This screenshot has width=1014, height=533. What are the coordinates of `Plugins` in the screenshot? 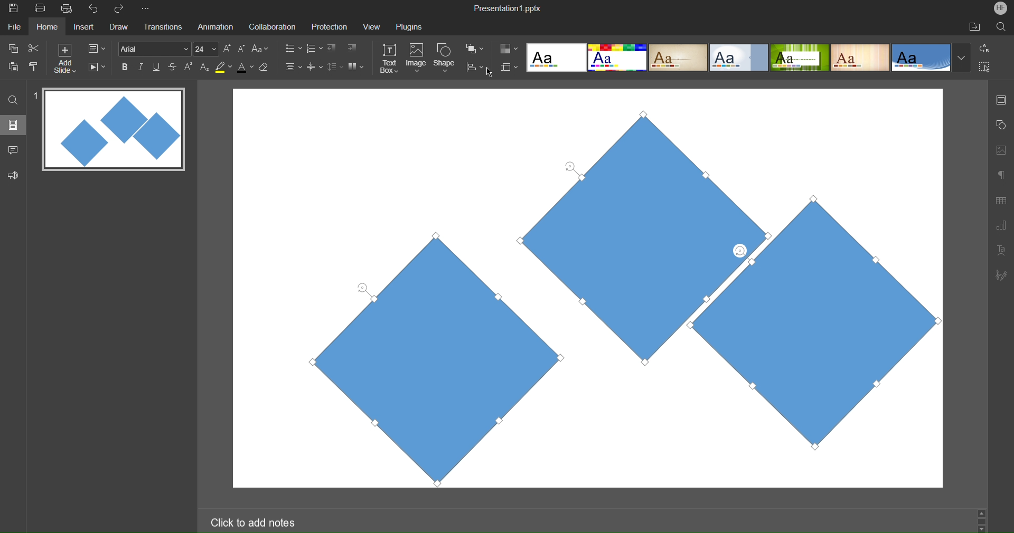 It's located at (410, 26).